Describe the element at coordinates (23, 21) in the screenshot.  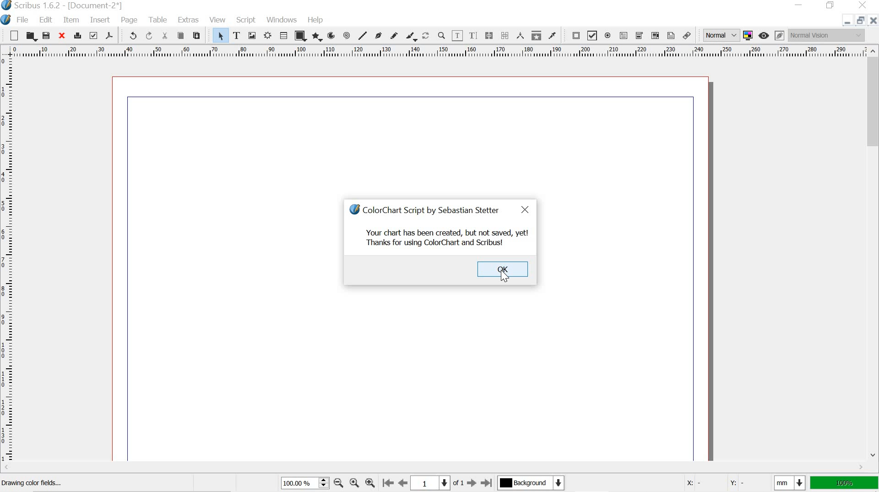
I see `file` at that location.